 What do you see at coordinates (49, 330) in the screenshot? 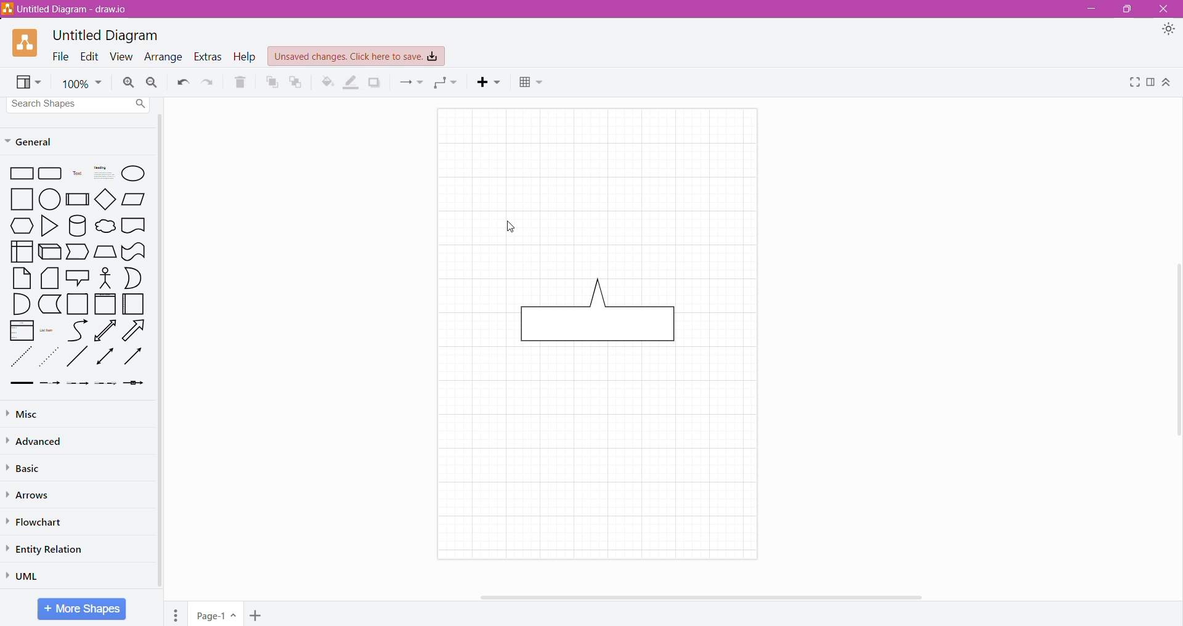
I see `list item` at bounding box center [49, 330].